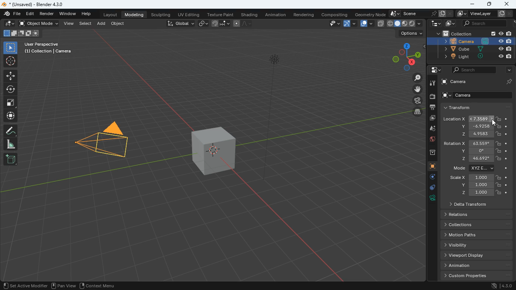 This screenshot has height=290, width=516. What do you see at coordinates (69, 25) in the screenshot?
I see `view` at bounding box center [69, 25].